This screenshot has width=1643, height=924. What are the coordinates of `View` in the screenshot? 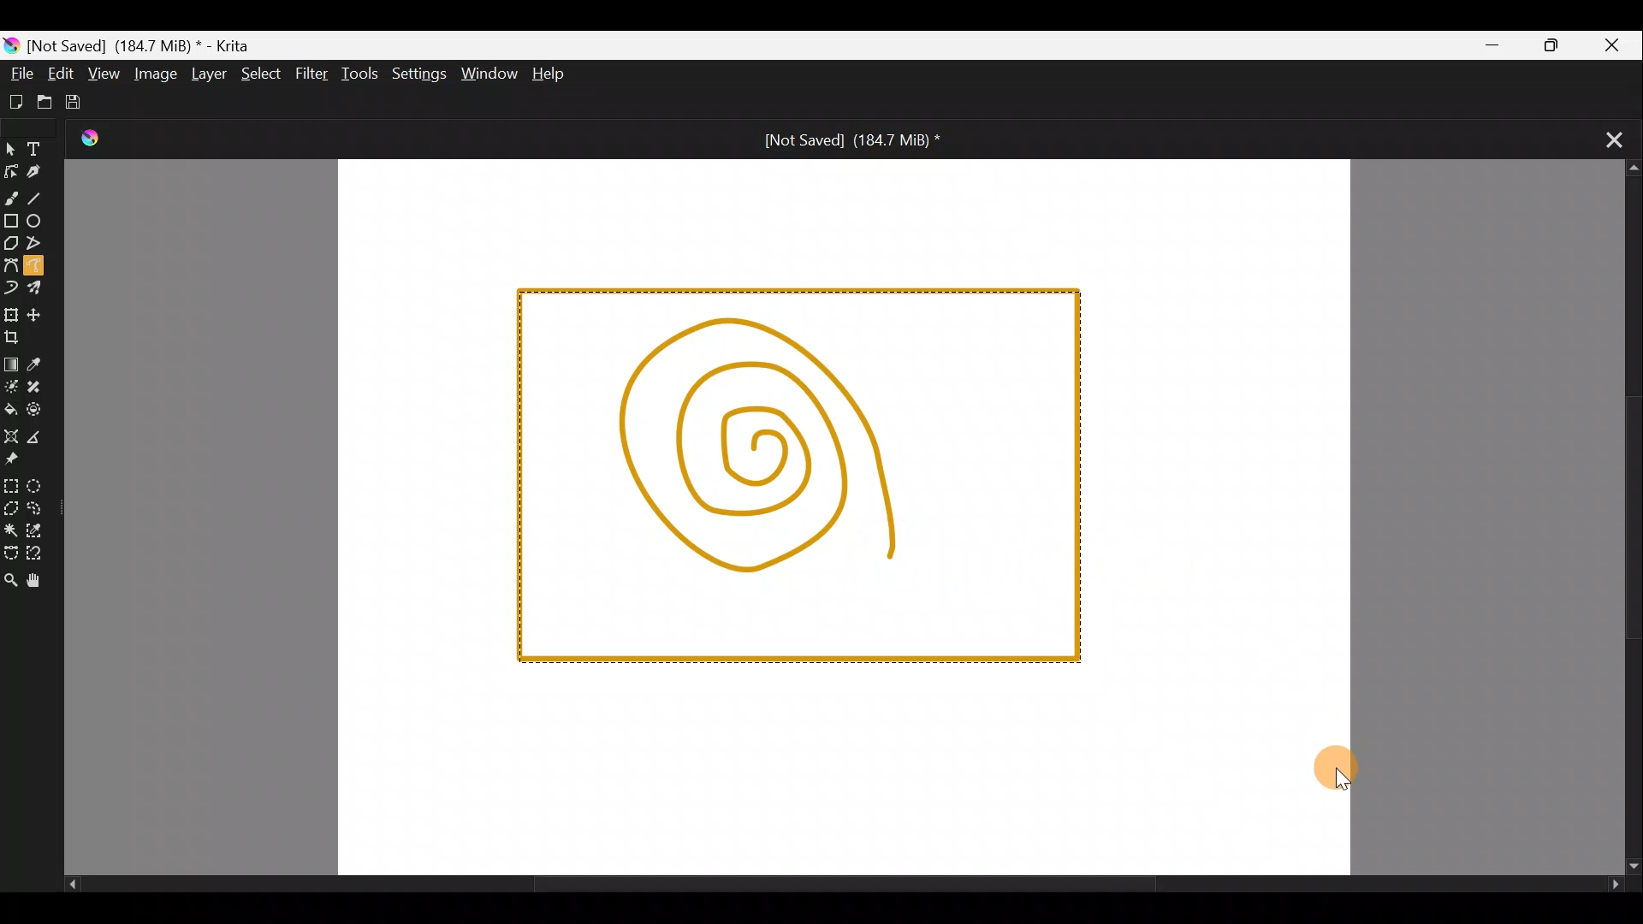 It's located at (104, 74).